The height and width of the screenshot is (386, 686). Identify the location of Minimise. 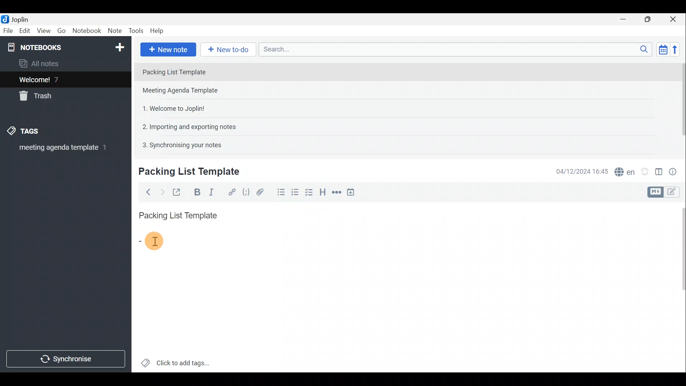
(627, 20).